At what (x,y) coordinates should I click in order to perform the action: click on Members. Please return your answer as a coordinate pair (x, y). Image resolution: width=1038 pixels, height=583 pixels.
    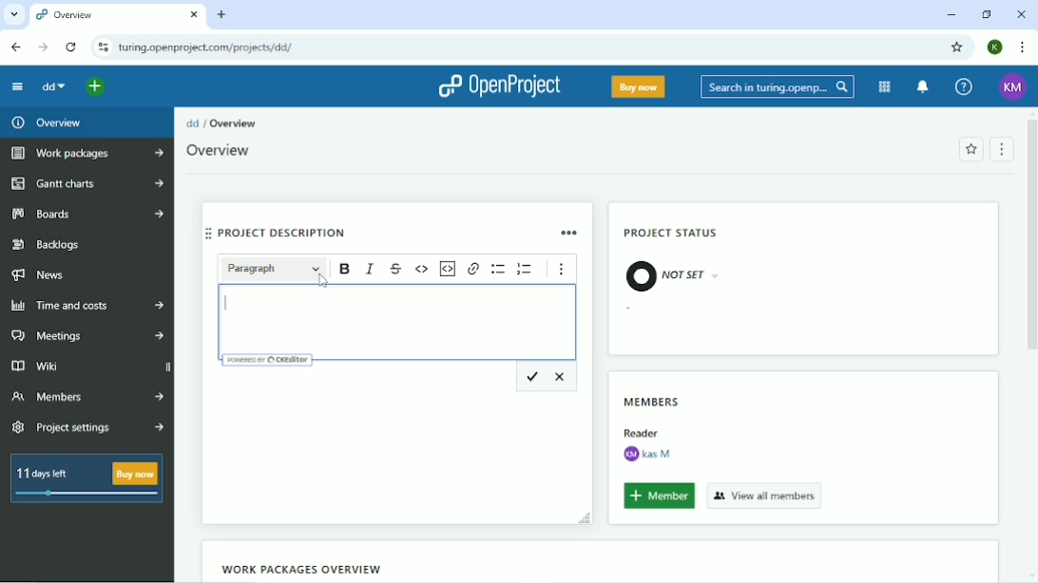
    Looking at the image, I should click on (652, 398).